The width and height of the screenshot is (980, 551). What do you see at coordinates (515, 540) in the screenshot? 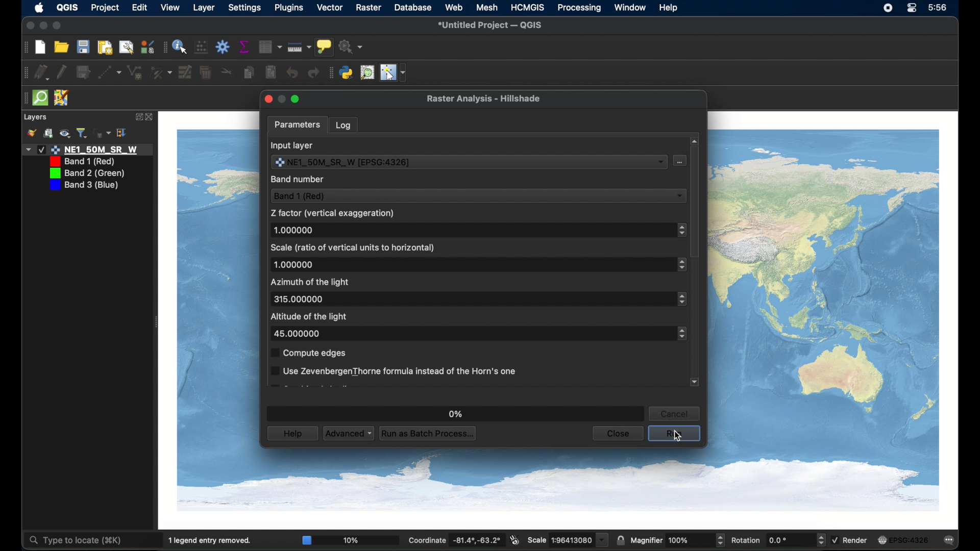
I see `toggle extents and mouse display position` at bounding box center [515, 540].